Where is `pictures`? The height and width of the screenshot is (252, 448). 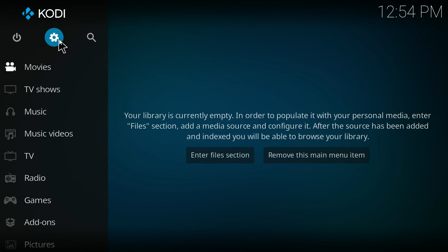 pictures is located at coordinates (48, 243).